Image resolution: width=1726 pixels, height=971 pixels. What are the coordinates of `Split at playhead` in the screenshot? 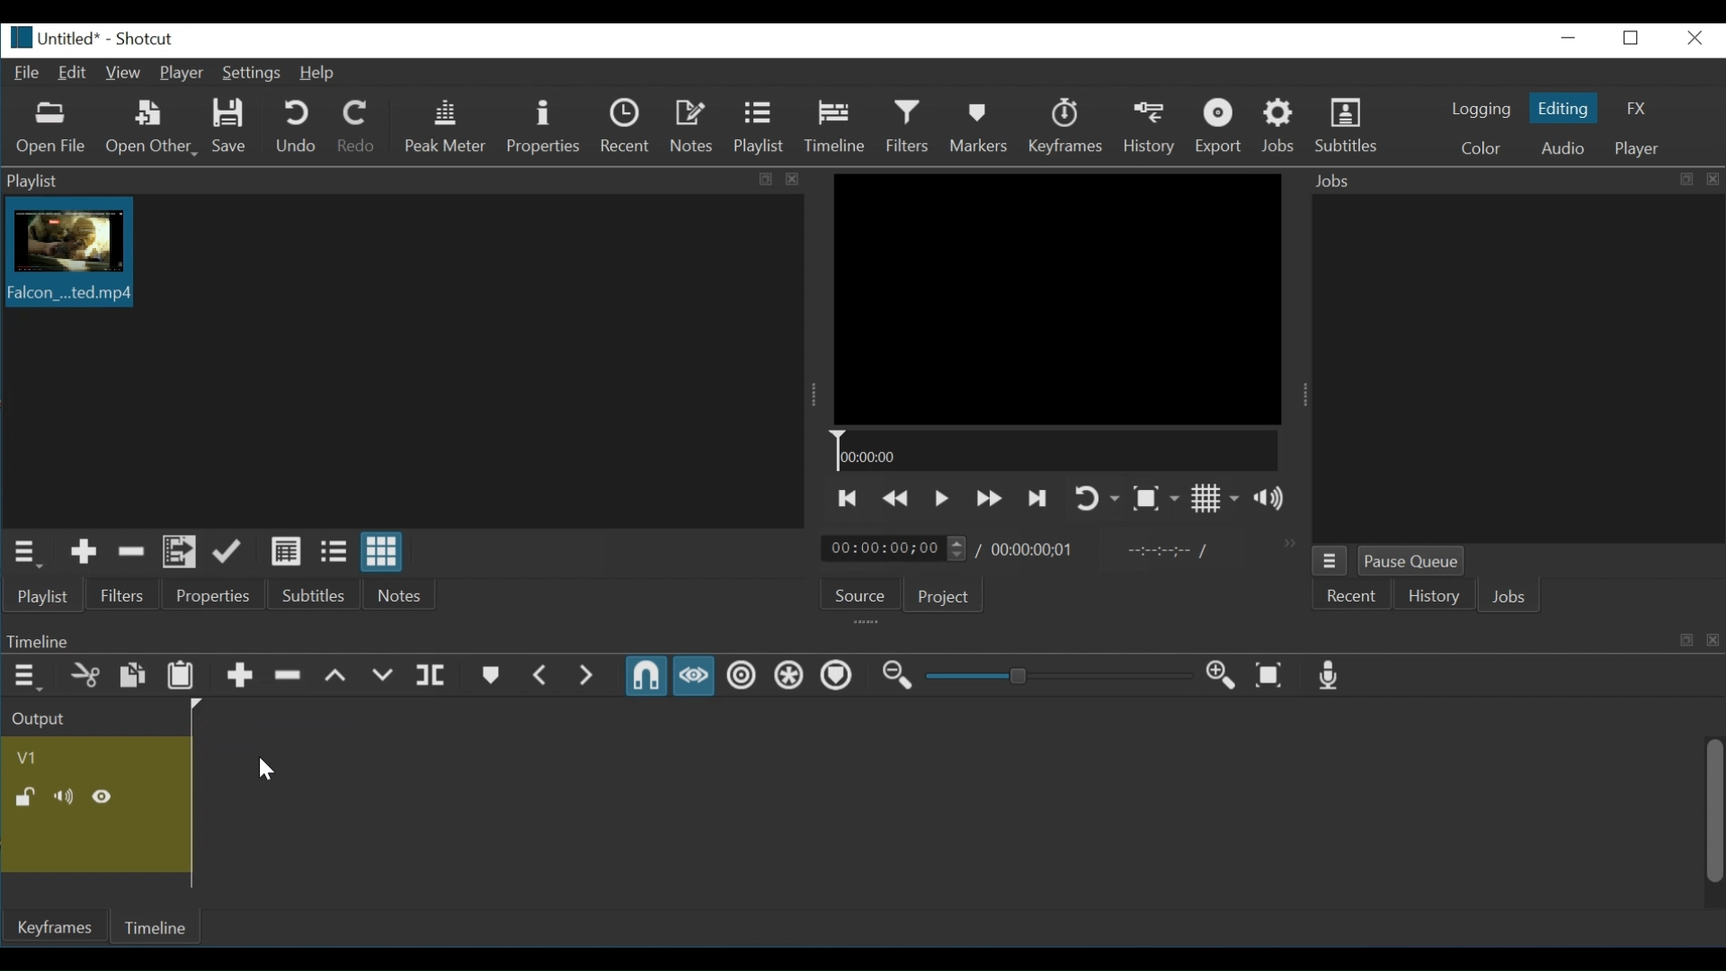 It's located at (433, 676).